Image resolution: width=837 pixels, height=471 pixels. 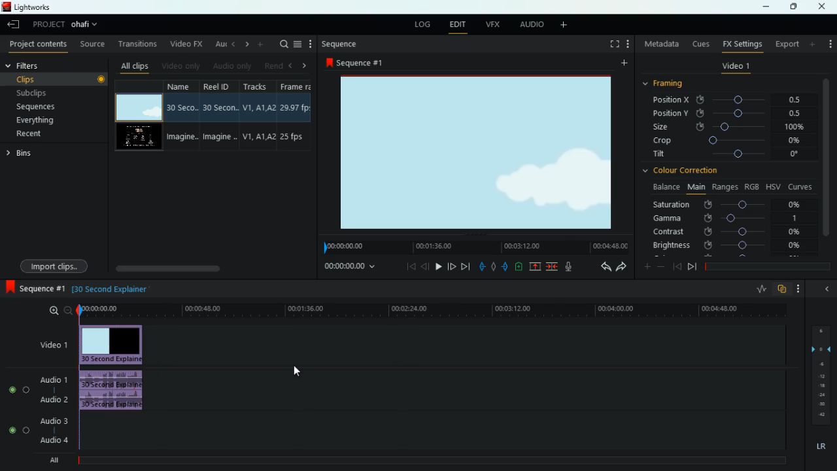 I want to click on beggining, so click(x=407, y=266).